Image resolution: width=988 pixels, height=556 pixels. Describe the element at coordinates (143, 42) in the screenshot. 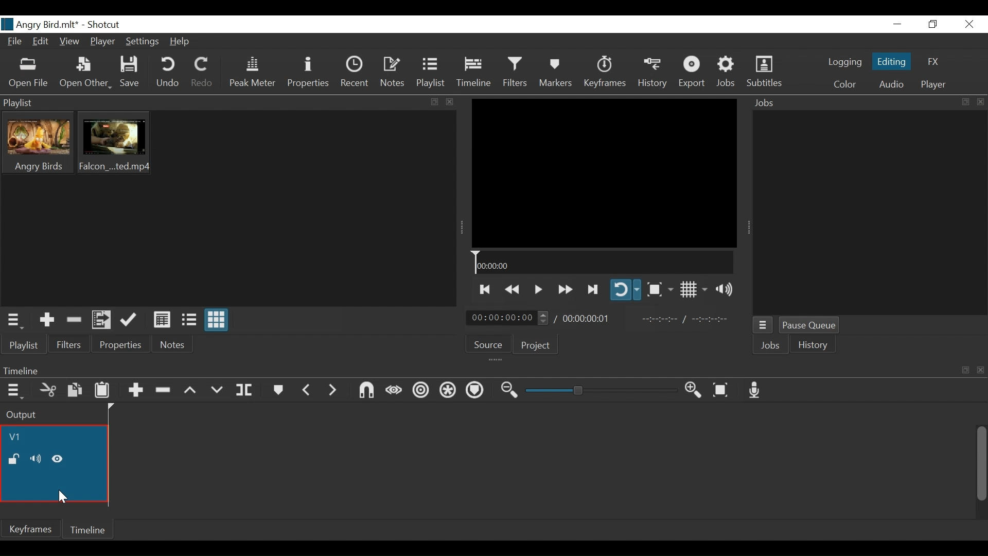

I see `Settings` at that location.